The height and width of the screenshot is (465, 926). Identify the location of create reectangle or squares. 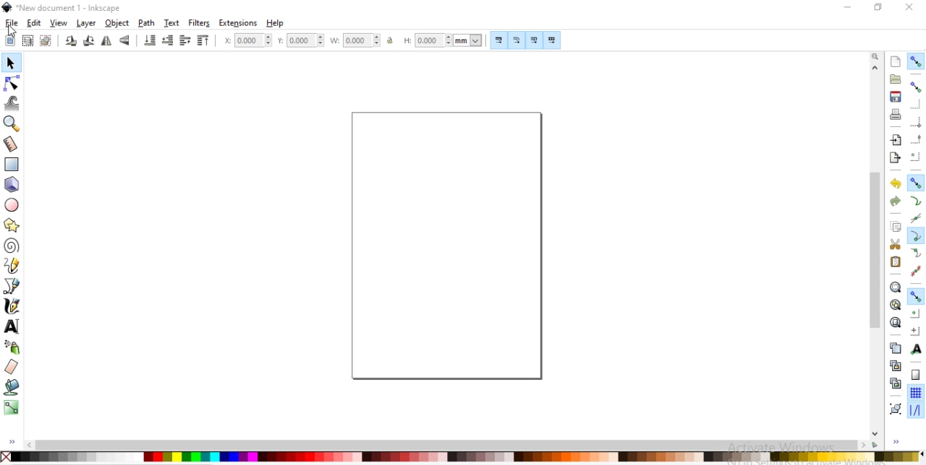
(12, 163).